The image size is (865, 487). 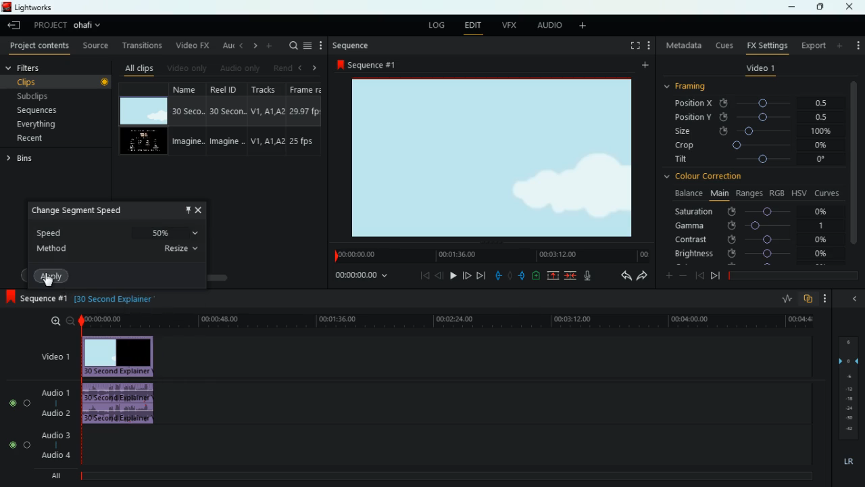 What do you see at coordinates (753, 160) in the screenshot?
I see `` at bounding box center [753, 160].